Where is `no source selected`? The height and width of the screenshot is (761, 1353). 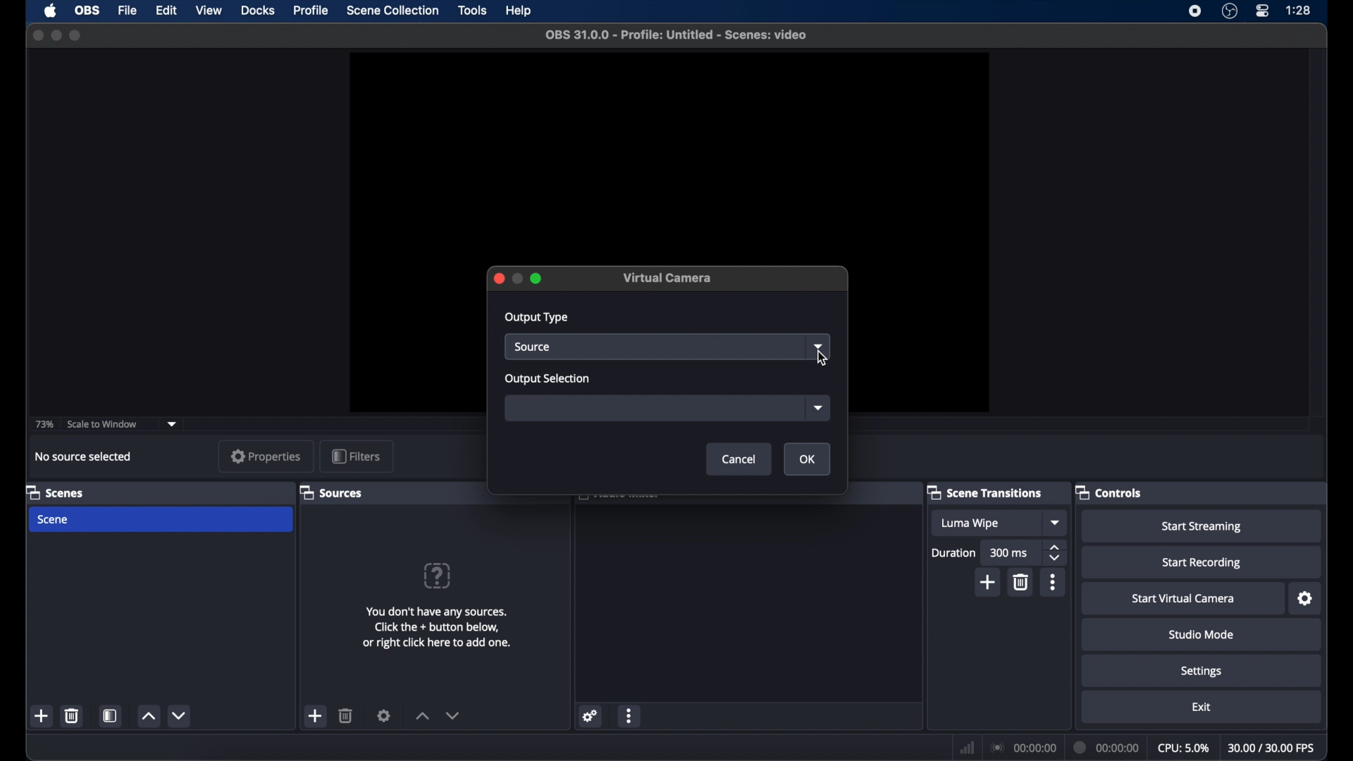
no source selected is located at coordinates (81, 456).